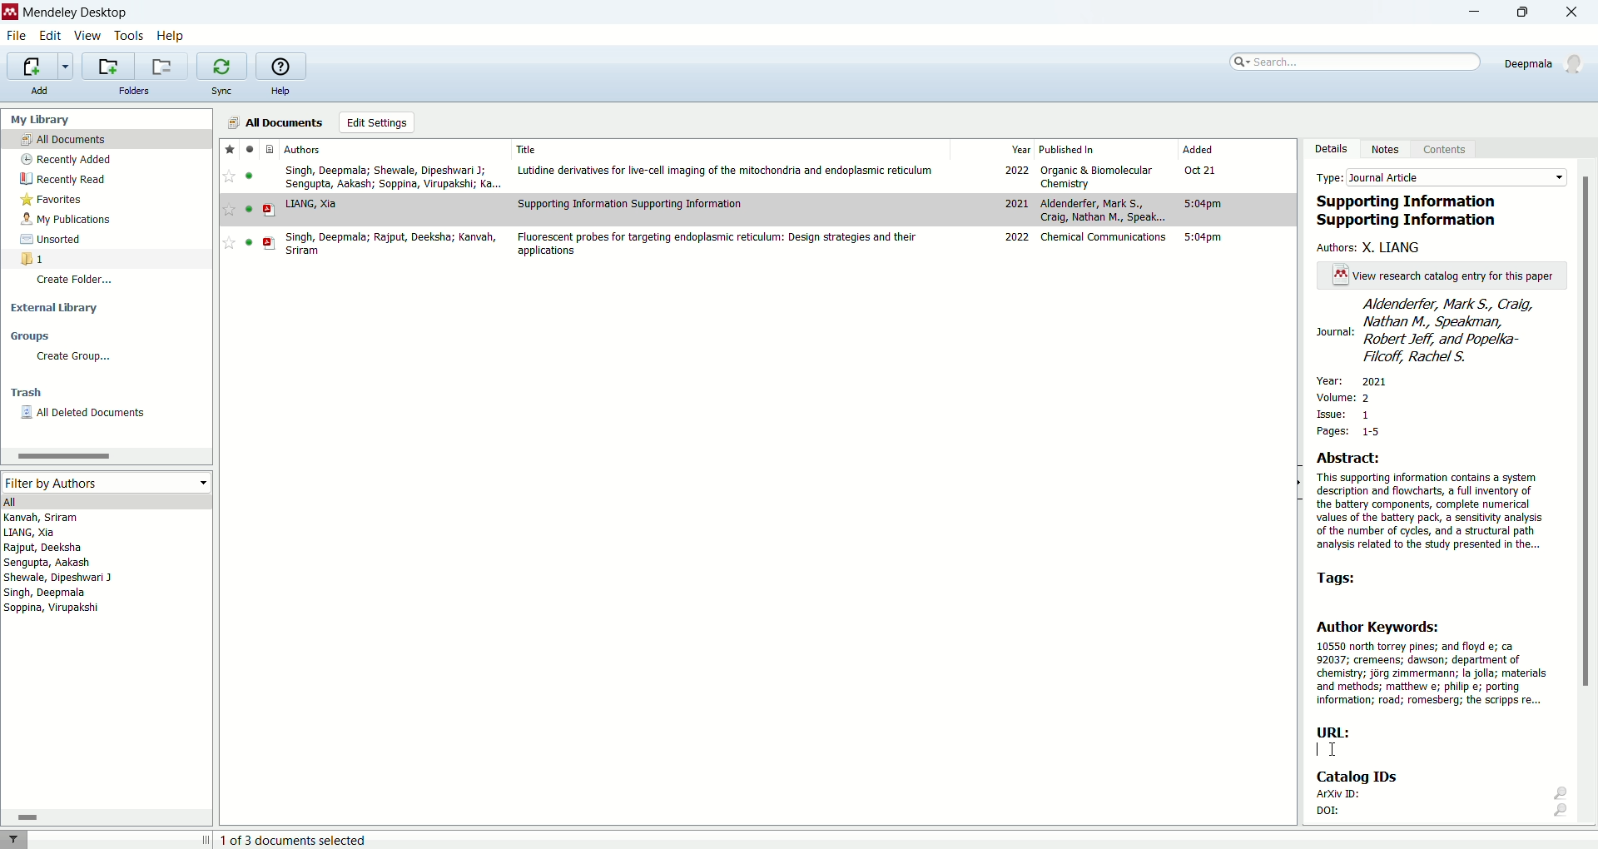  I want to click on close, so click(1572, 12).